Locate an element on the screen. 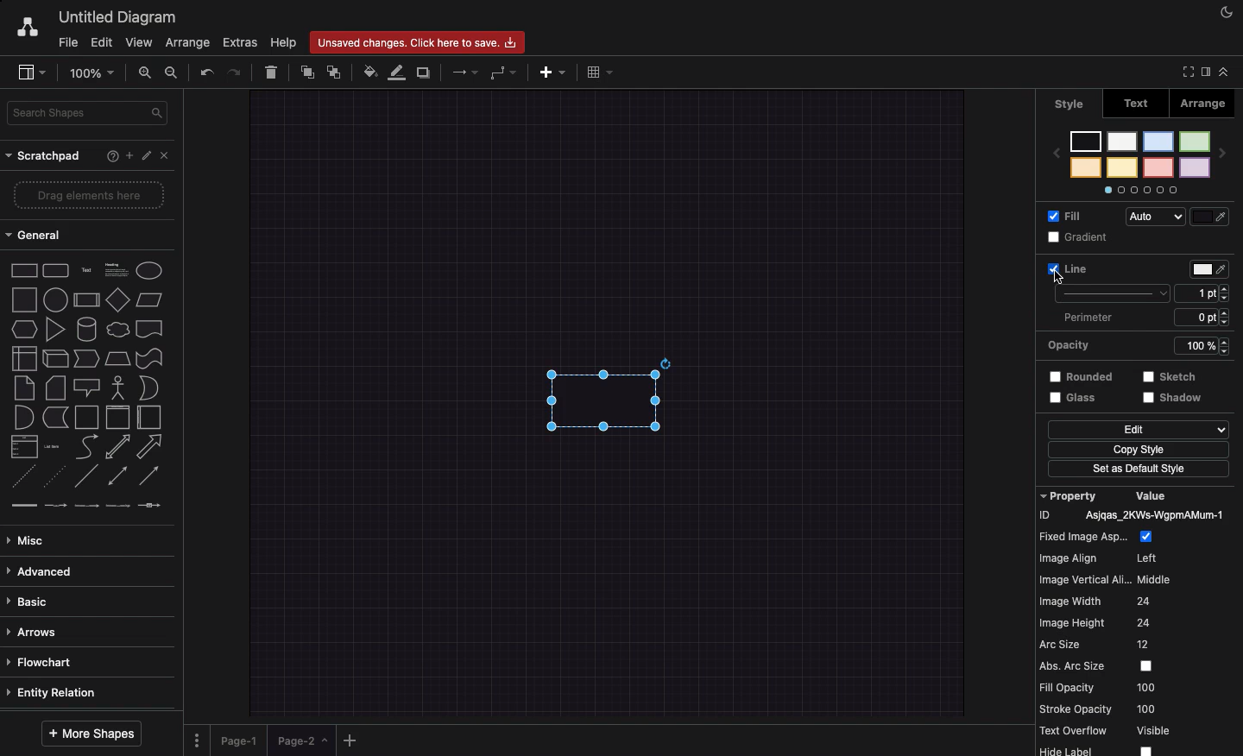 Image resolution: width=1243 pixels, height=756 pixels. directional connector is located at coordinates (151, 477).